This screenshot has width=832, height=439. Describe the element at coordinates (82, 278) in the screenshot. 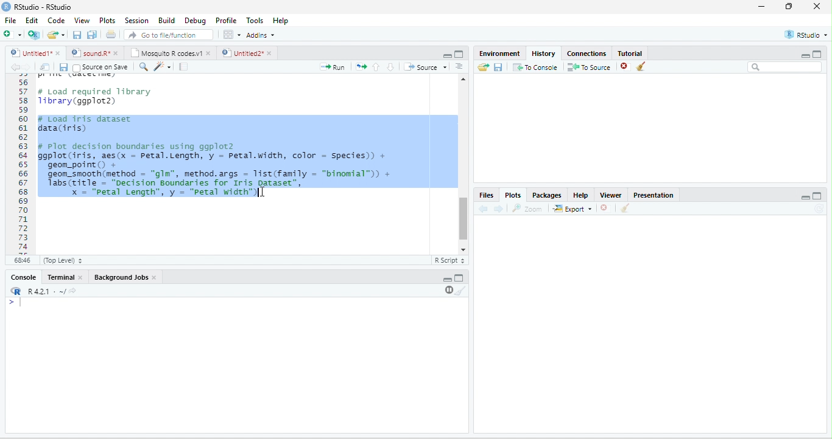

I see `close` at that location.